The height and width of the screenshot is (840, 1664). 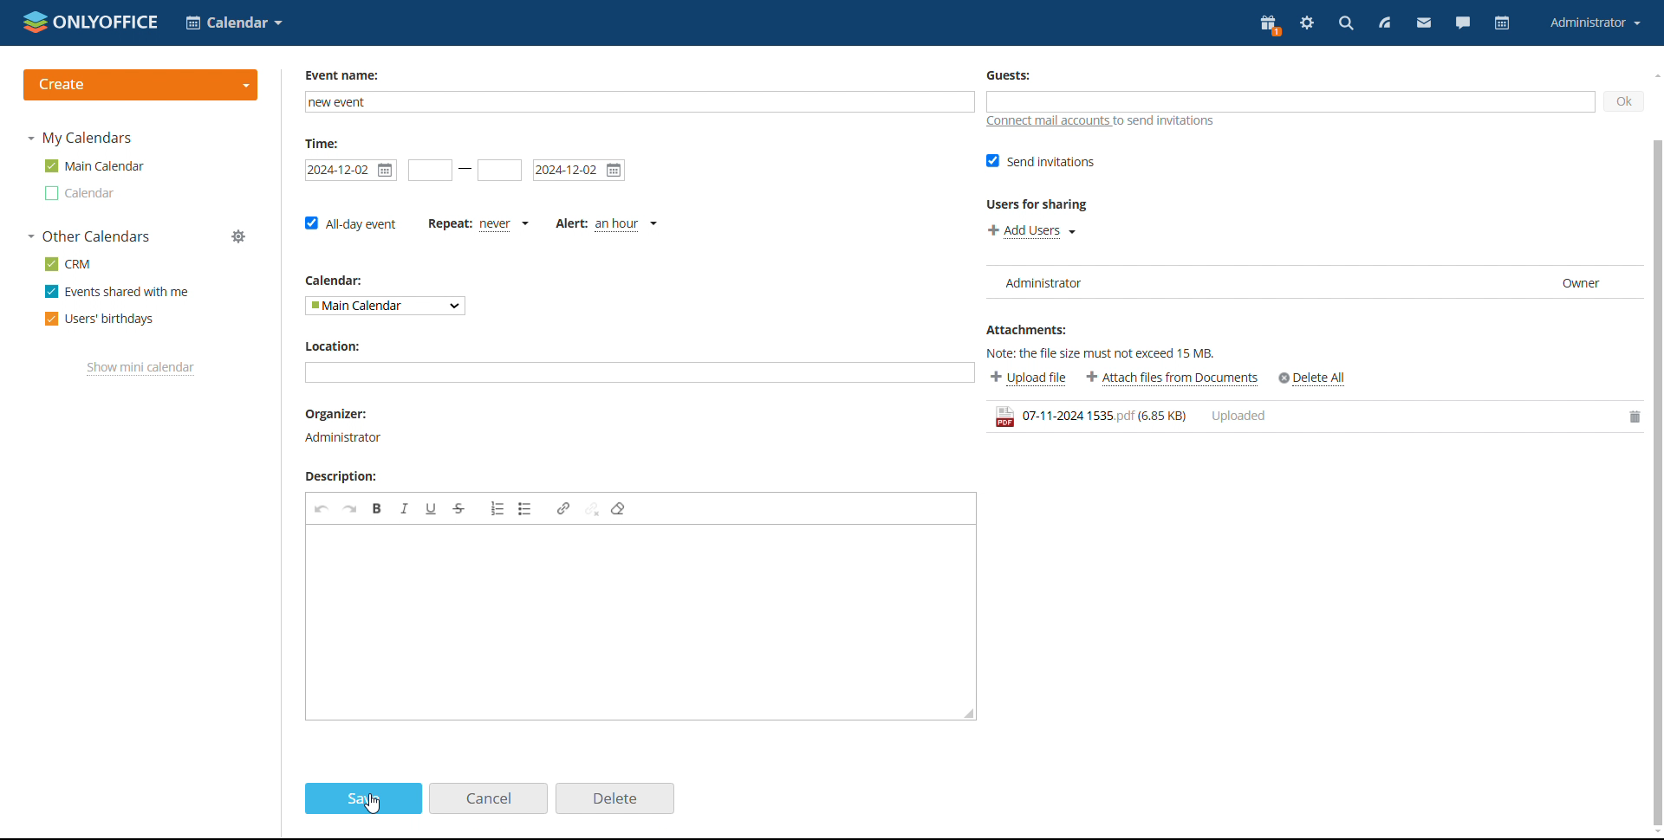 What do you see at coordinates (1028, 324) in the screenshot?
I see `Attachments ` at bounding box center [1028, 324].